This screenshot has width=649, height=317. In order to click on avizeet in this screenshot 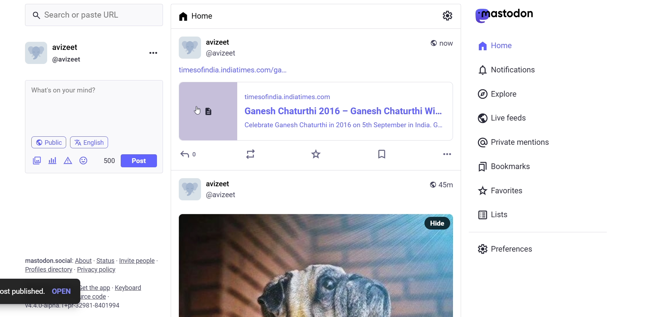, I will do `click(227, 194)`.